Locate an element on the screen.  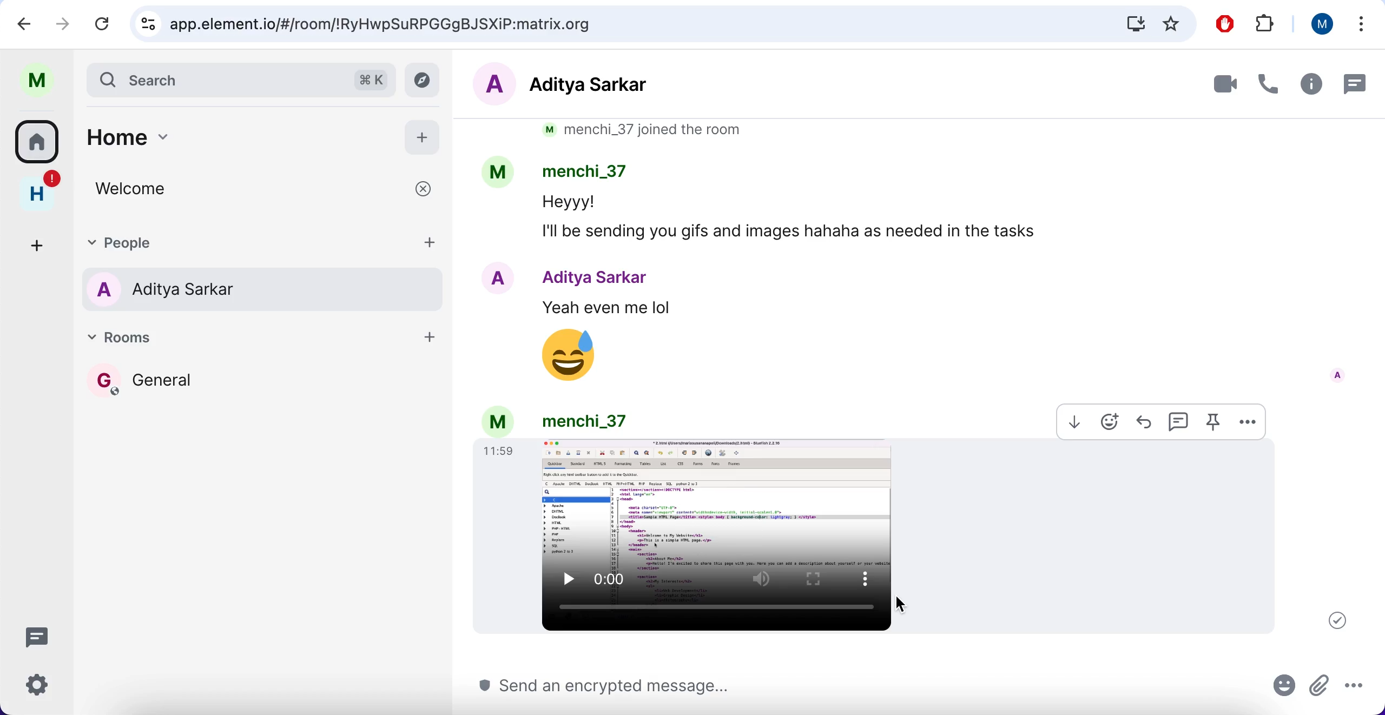
threads is located at coordinates (34, 635).